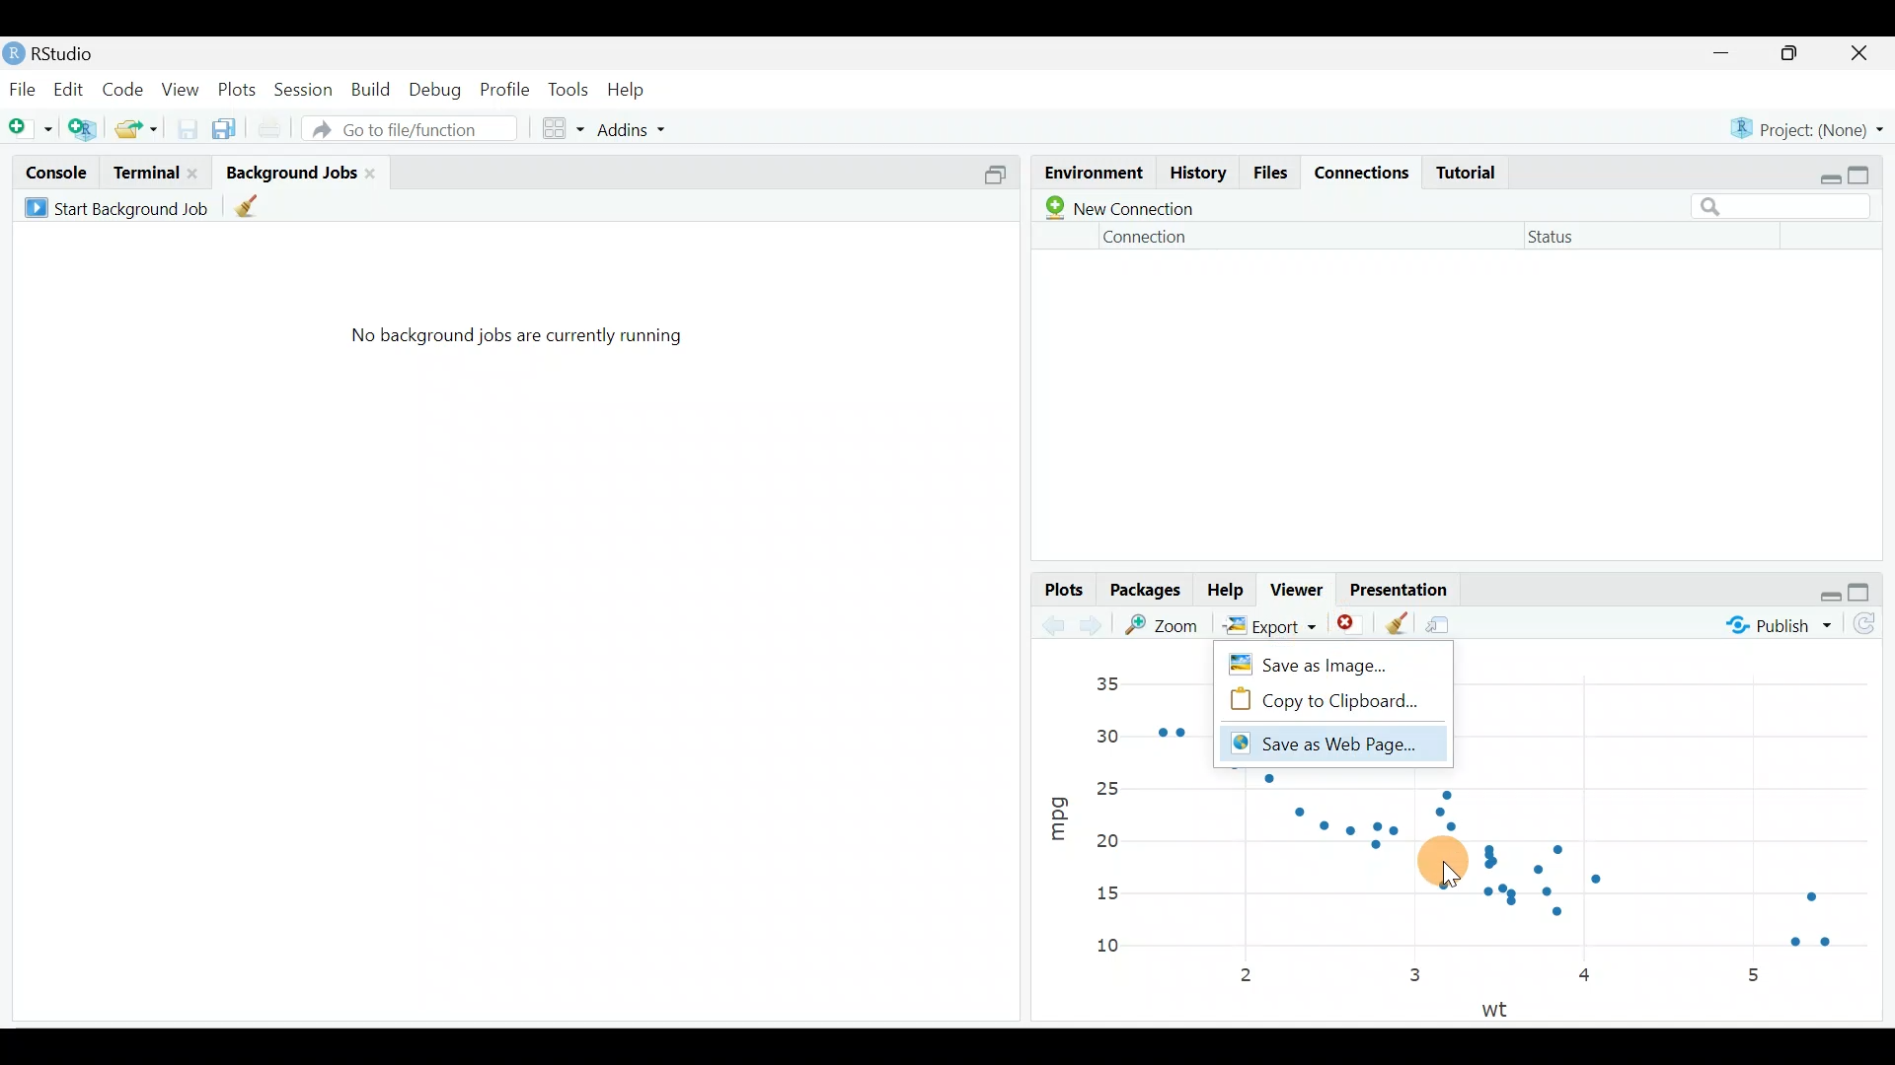 This screenshot has width=1895, height=1065. Describe the element at coordinates (516, 344) in the screenshot. I see `No background jobs are currently running` at that location.